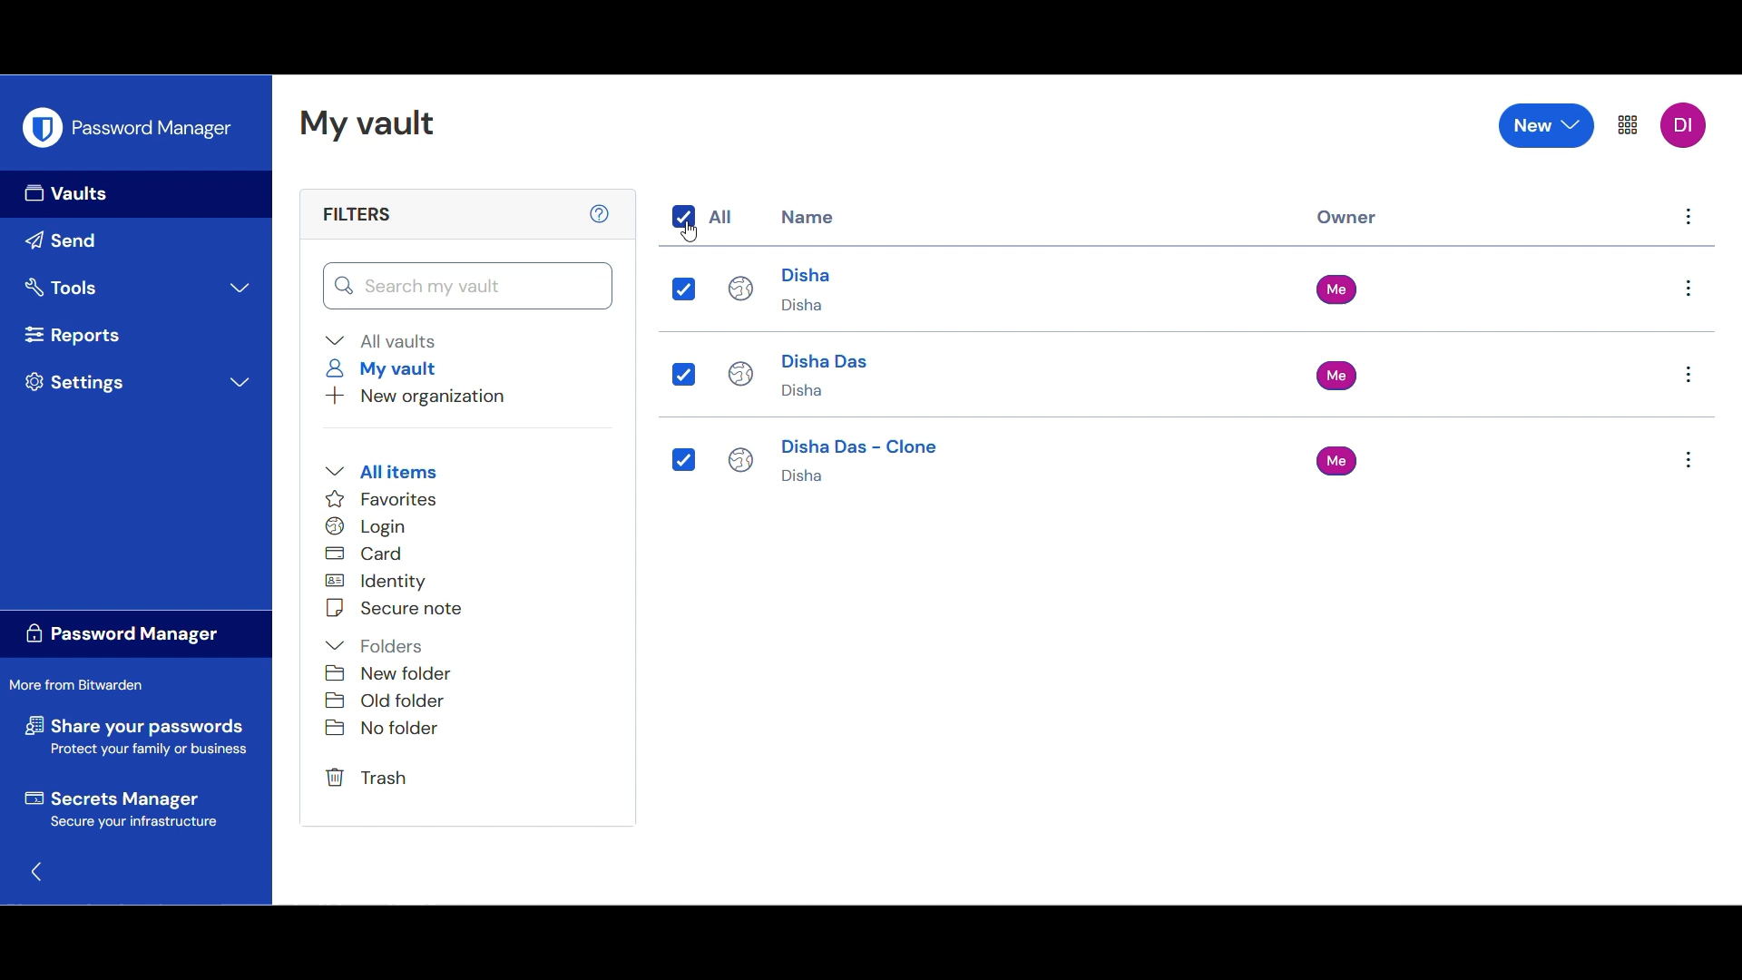 The height and width of the screenshot is (980, 1742). I want to click on All column, so click(721, 217).